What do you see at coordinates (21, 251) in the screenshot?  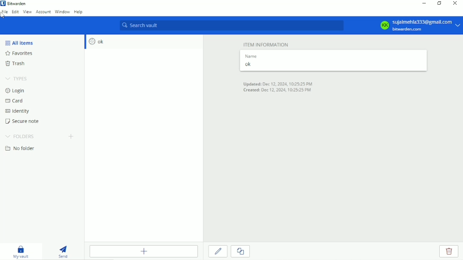 I see `My vault` at bounding box center [21, 251].